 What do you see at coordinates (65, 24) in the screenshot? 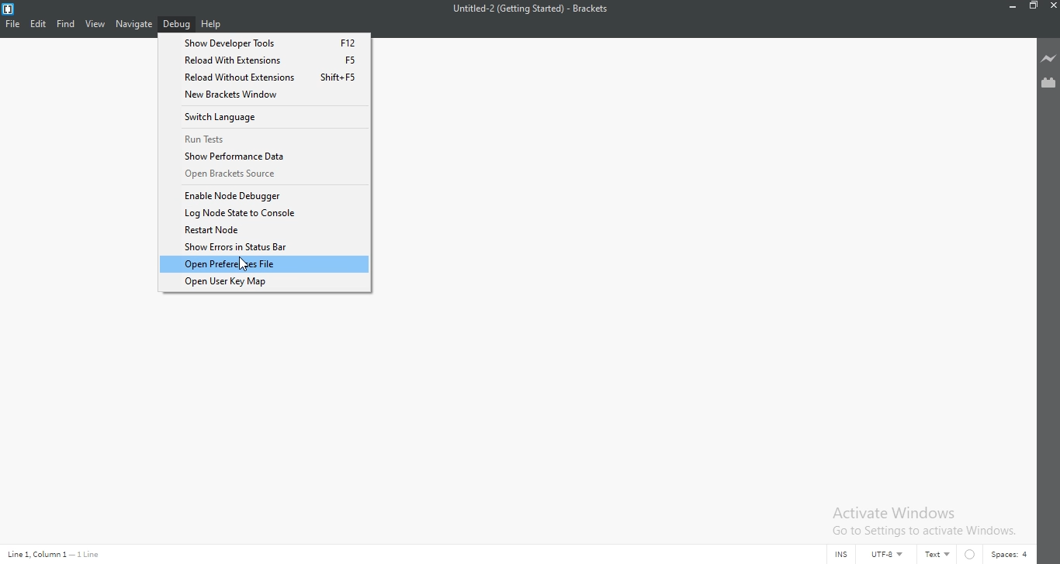
I see `Find` at bounding box center [65, 24].